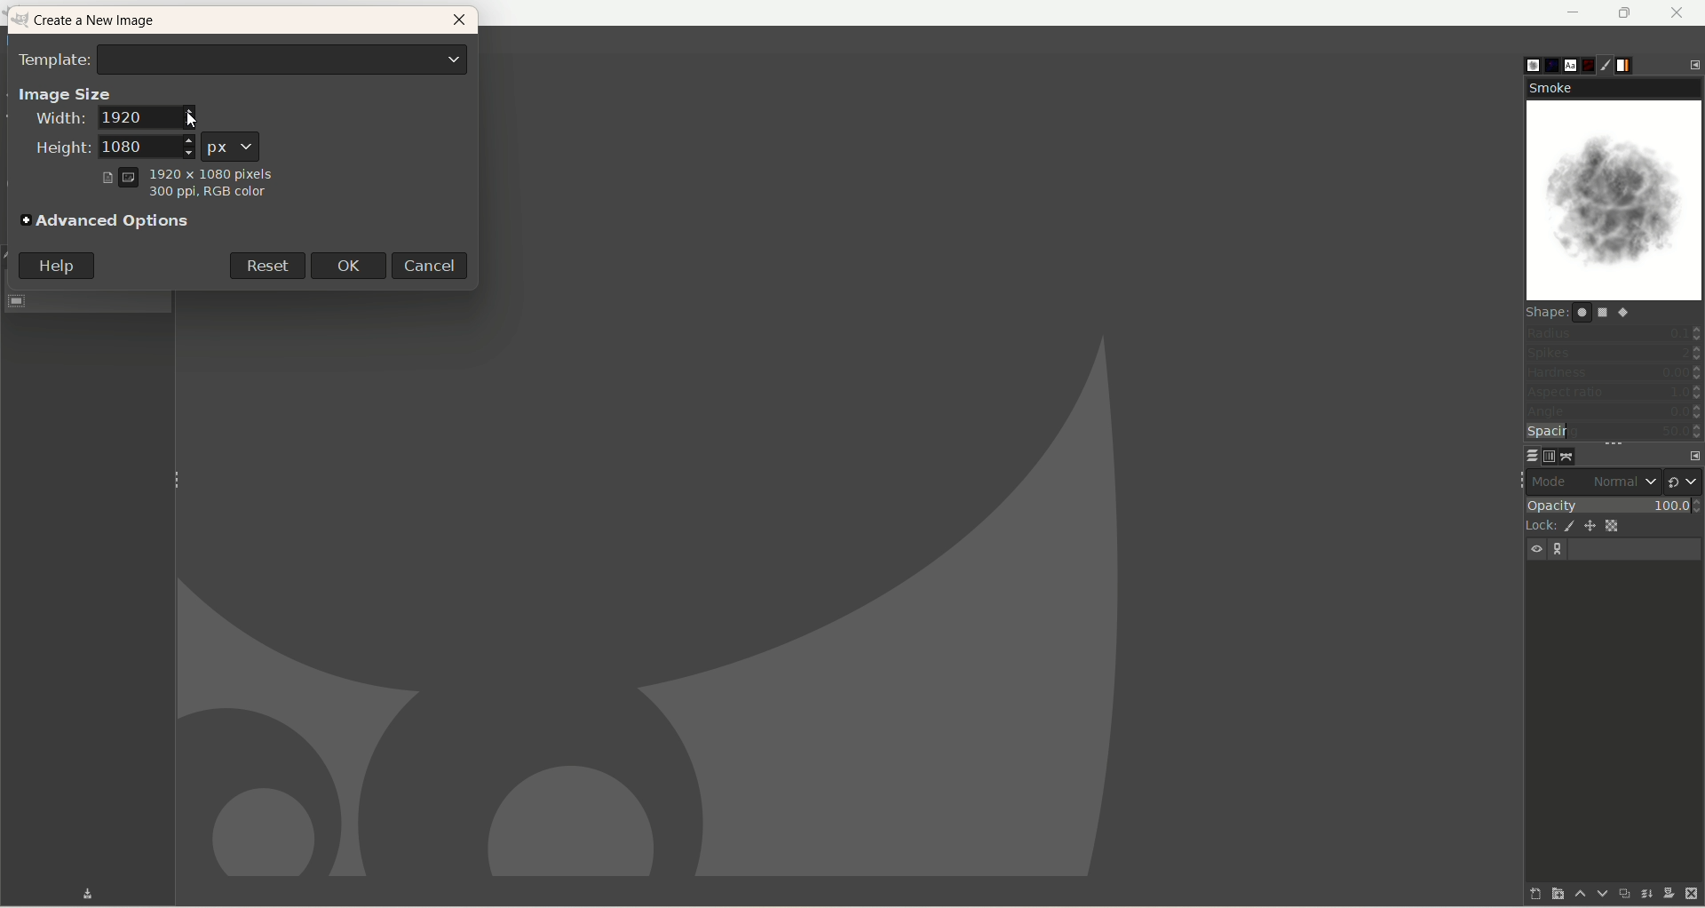 The width and height of the screenshot is (1705, 908). What do you see at coordinates (1613, 413) in the screenshot?
I see `angle` at bounding box center [1613, 413].